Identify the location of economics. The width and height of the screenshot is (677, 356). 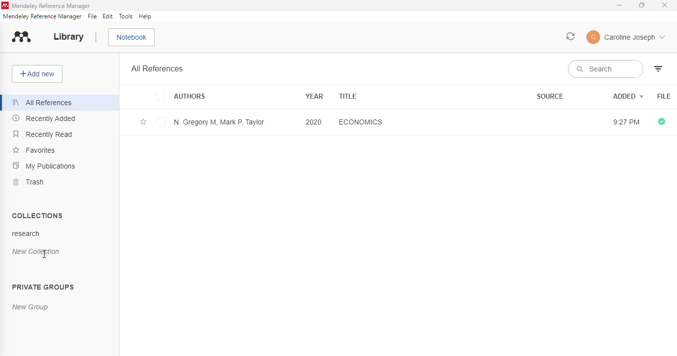
(360, 121).